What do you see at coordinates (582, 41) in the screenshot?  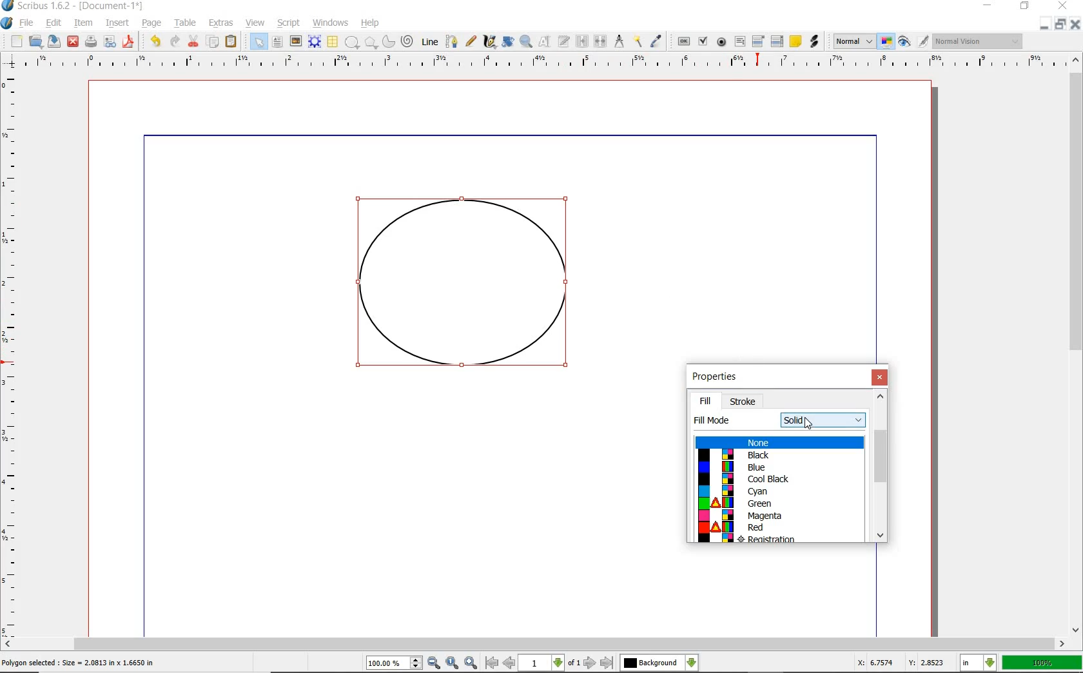 I see `LINK TEXT FRAME` at bounding box center [582, 41].